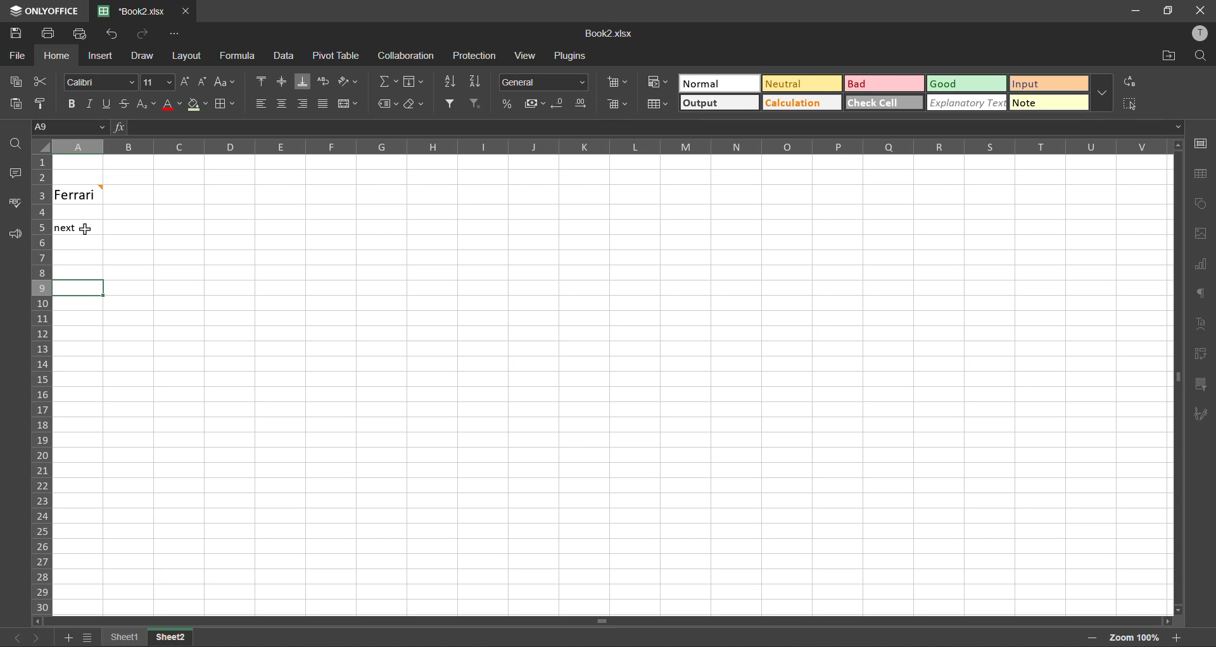 The width and height of the screenshot is (1216, 647). Describe the element at coordinates (1200, 384) in the screenshot. I see `slicer` at that location.